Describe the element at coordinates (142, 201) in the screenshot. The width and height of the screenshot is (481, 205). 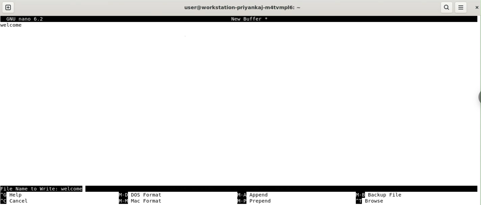
I see `mac format` at that location.